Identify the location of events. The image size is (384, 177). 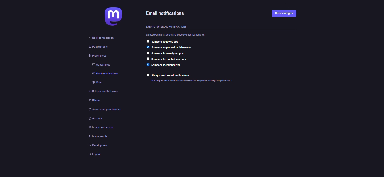
(166, 27).